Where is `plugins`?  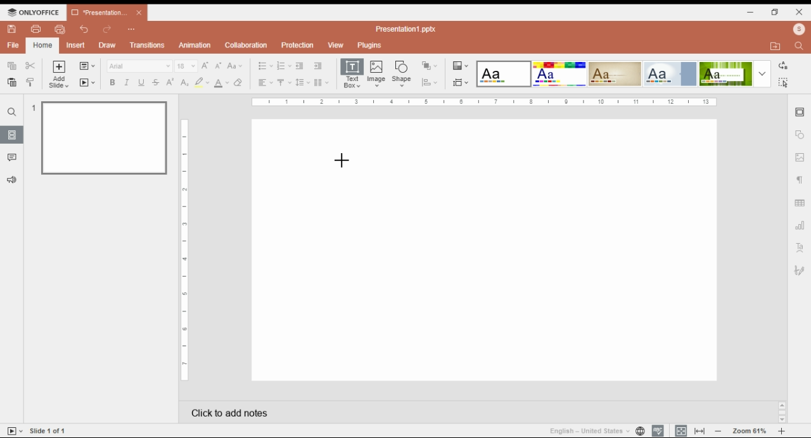
plugins is located at coordinates (369, 45).